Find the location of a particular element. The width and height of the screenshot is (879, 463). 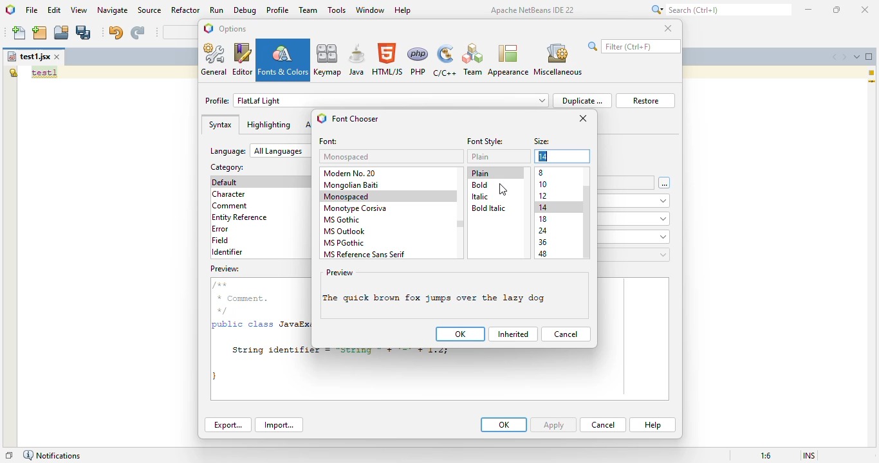

help is located at coordinates (652, 425).